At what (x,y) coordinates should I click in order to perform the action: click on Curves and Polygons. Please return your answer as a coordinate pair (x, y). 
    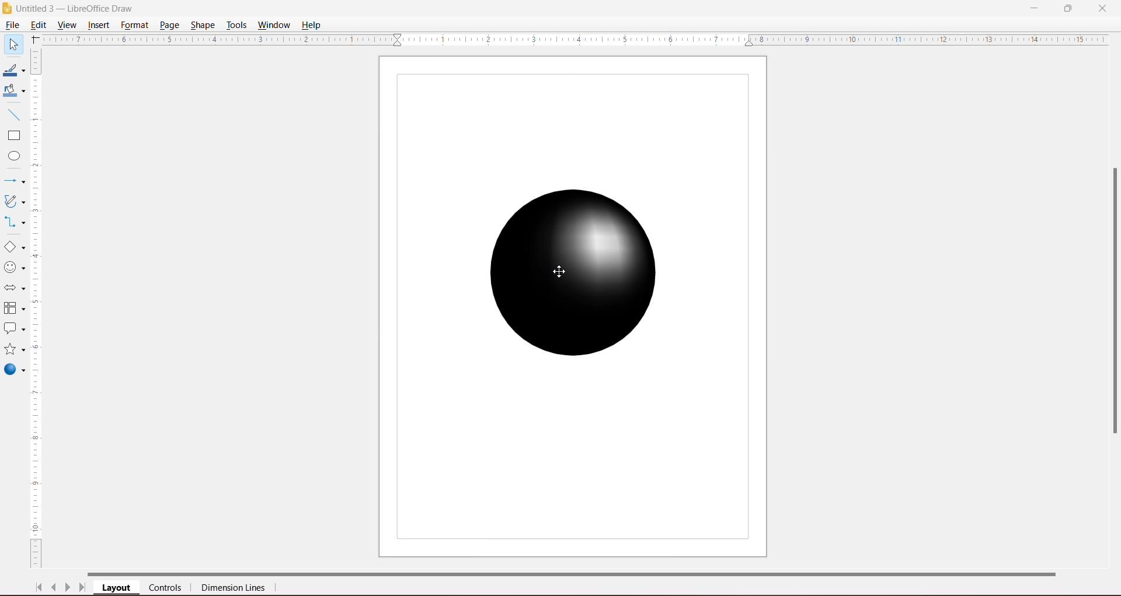
    Looking at the image, I should click on (13, 201).